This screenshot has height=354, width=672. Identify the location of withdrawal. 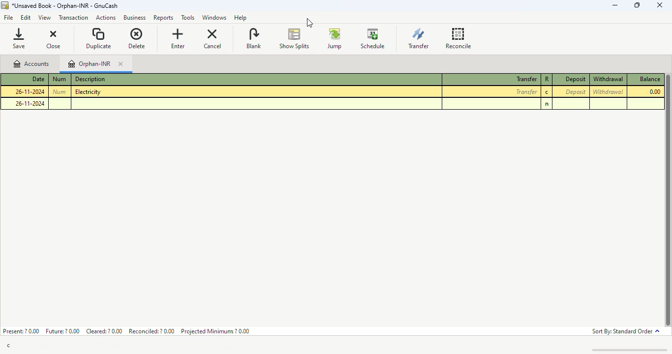
(609, 79).